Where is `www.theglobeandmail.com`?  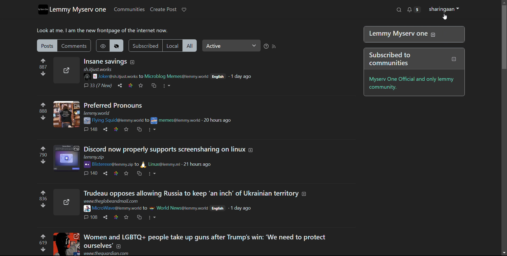 www.theglobeandmail.com is located at coordinates (111, 201).